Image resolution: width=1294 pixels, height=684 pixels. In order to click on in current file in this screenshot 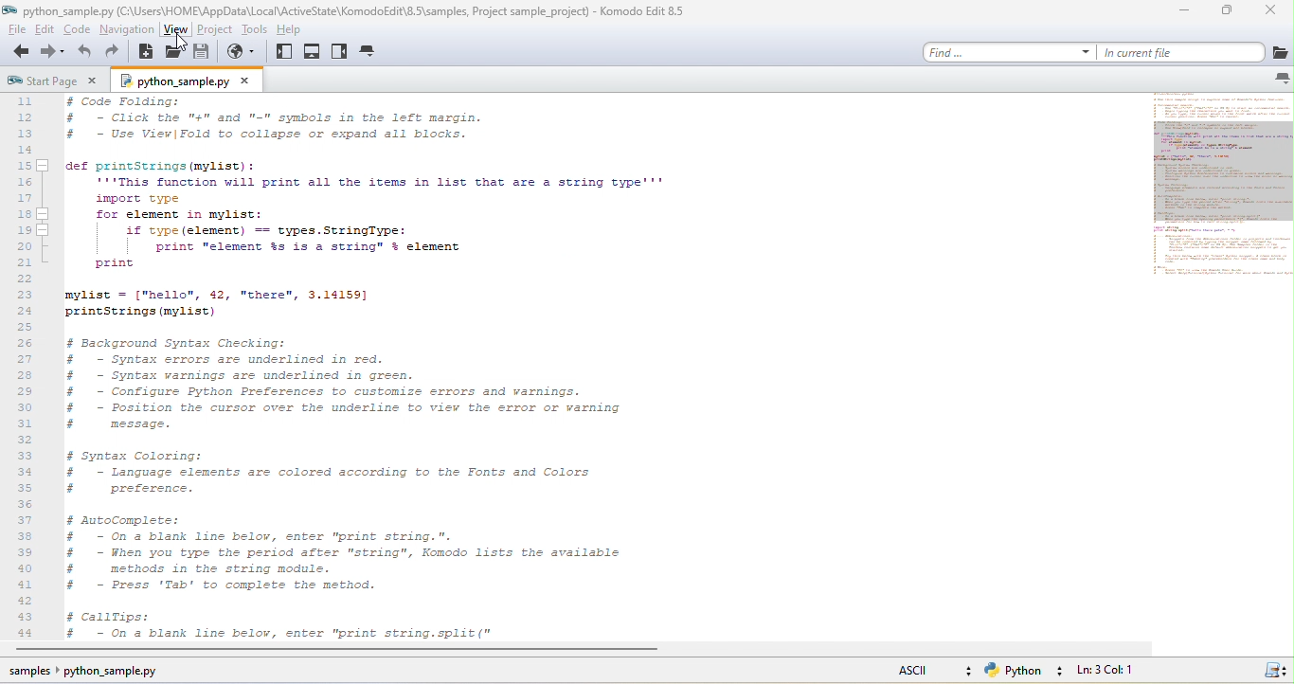, I will do `click(1196, 51)`.